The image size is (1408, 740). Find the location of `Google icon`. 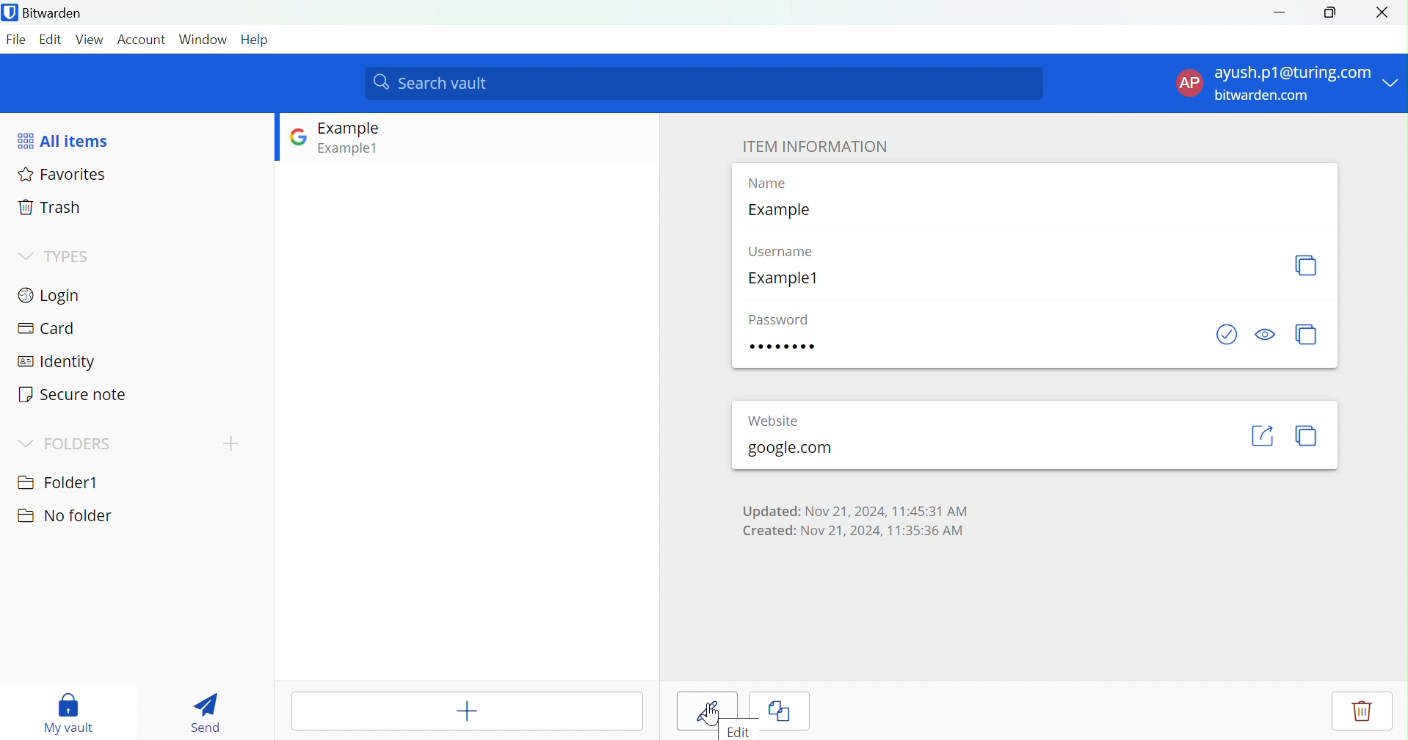

Google icon is located at coordinates (297, 135).